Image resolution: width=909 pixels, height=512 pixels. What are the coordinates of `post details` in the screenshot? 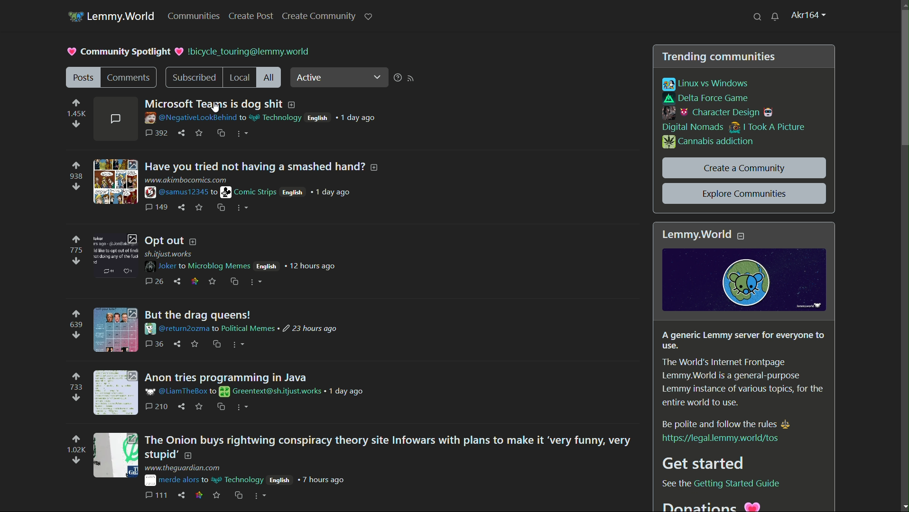 It's located at (251, 475).